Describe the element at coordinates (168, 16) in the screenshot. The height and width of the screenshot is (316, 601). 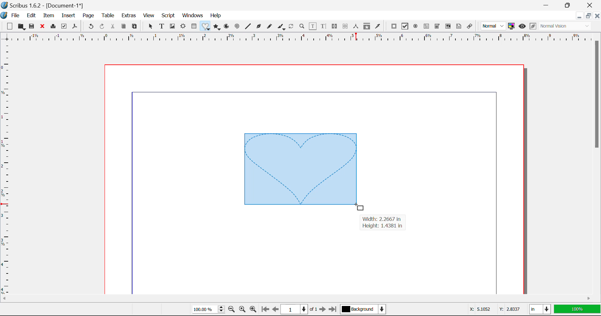
I see `Script` at that location.